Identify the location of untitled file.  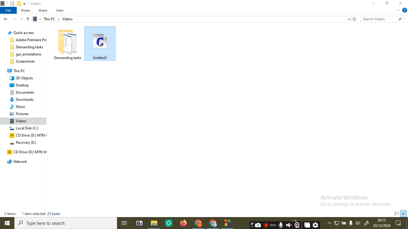
(101, 44).